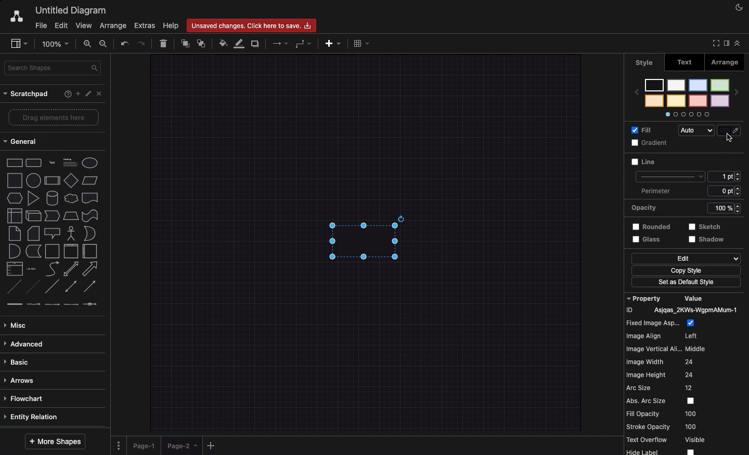  Describe the element at coordinates (644, 129) in the screenshot. I see `Fill` at that location.